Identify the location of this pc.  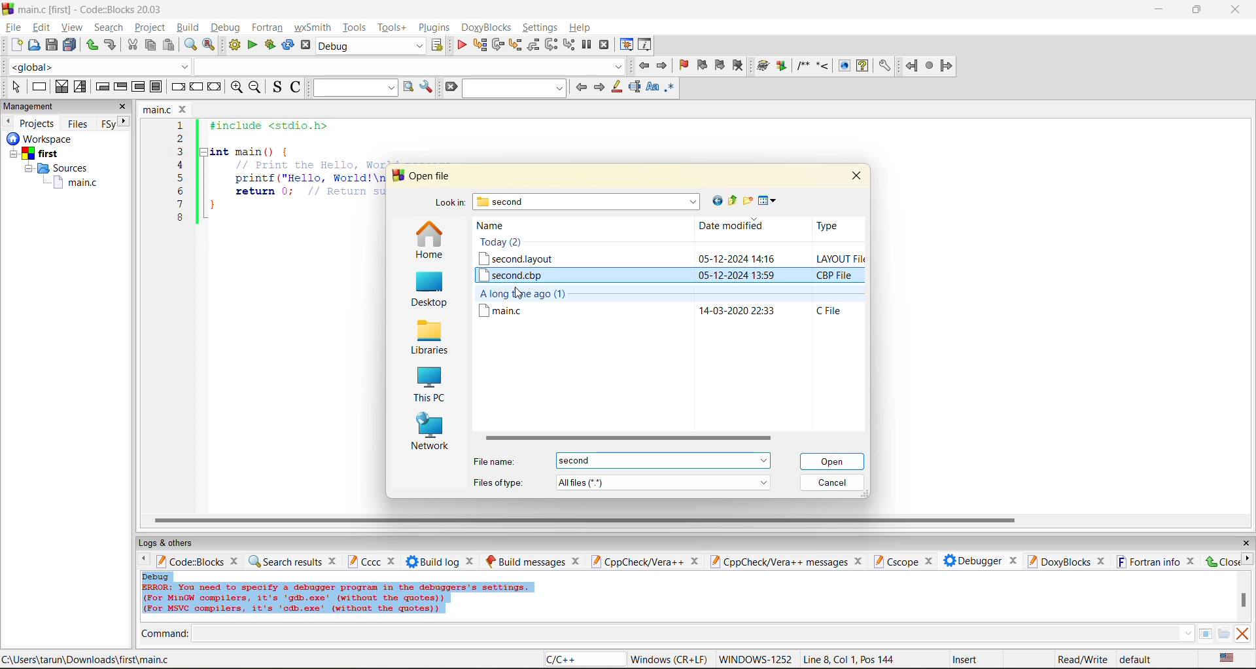
(428, 386).